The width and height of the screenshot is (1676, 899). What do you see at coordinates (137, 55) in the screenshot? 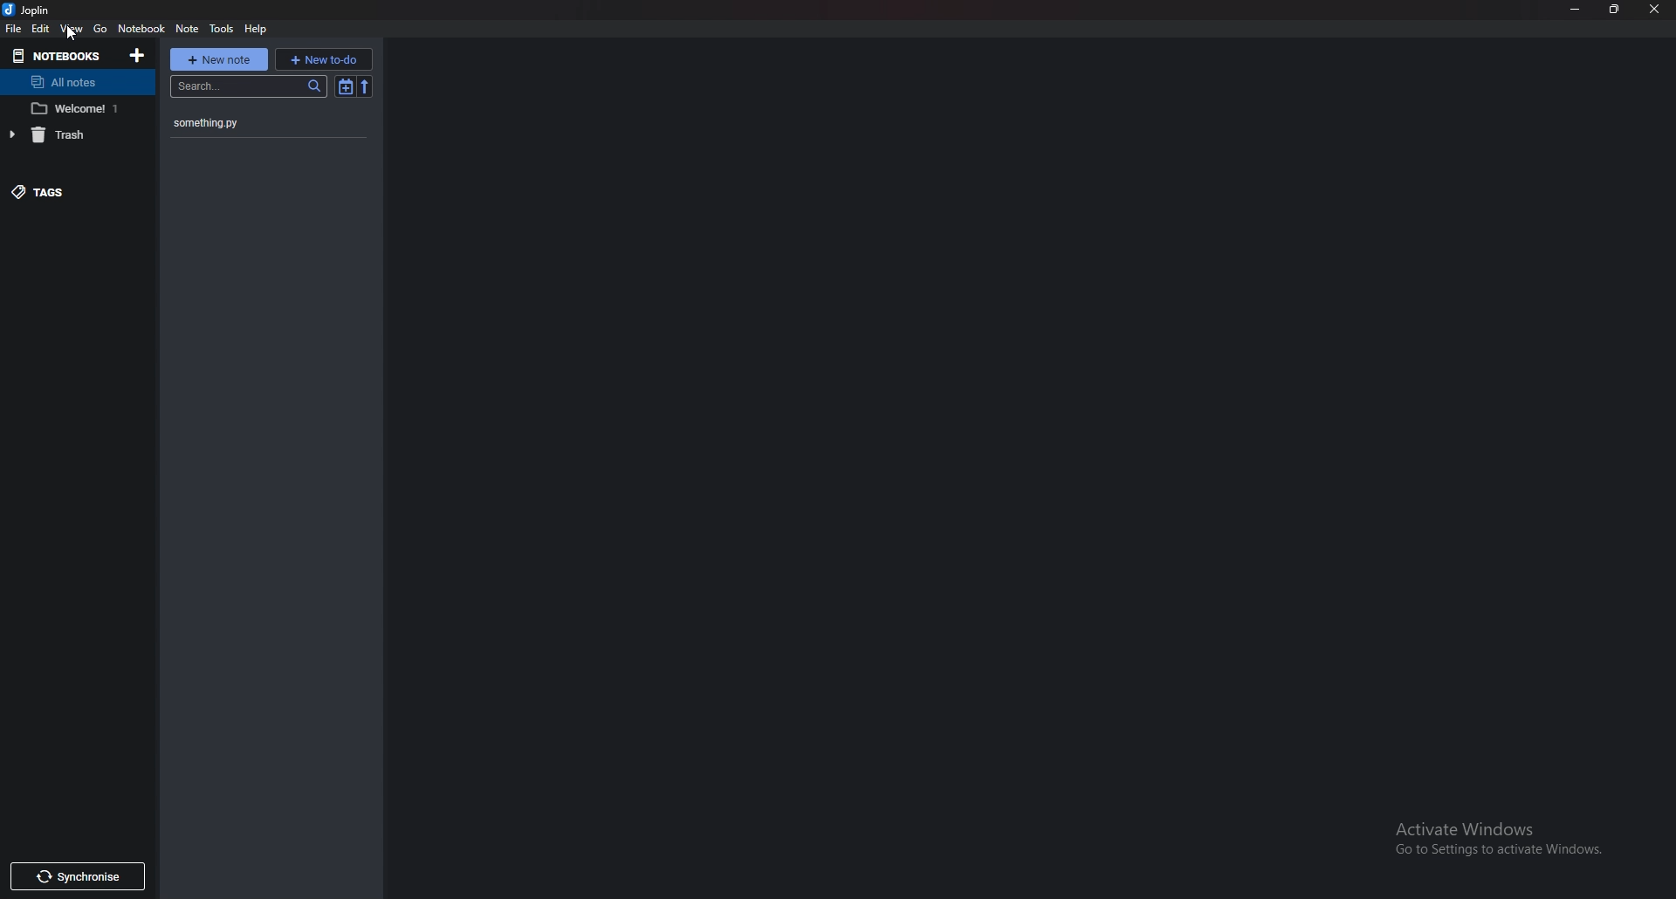
I see `Add notebooks` at bounding box center [137, 55].